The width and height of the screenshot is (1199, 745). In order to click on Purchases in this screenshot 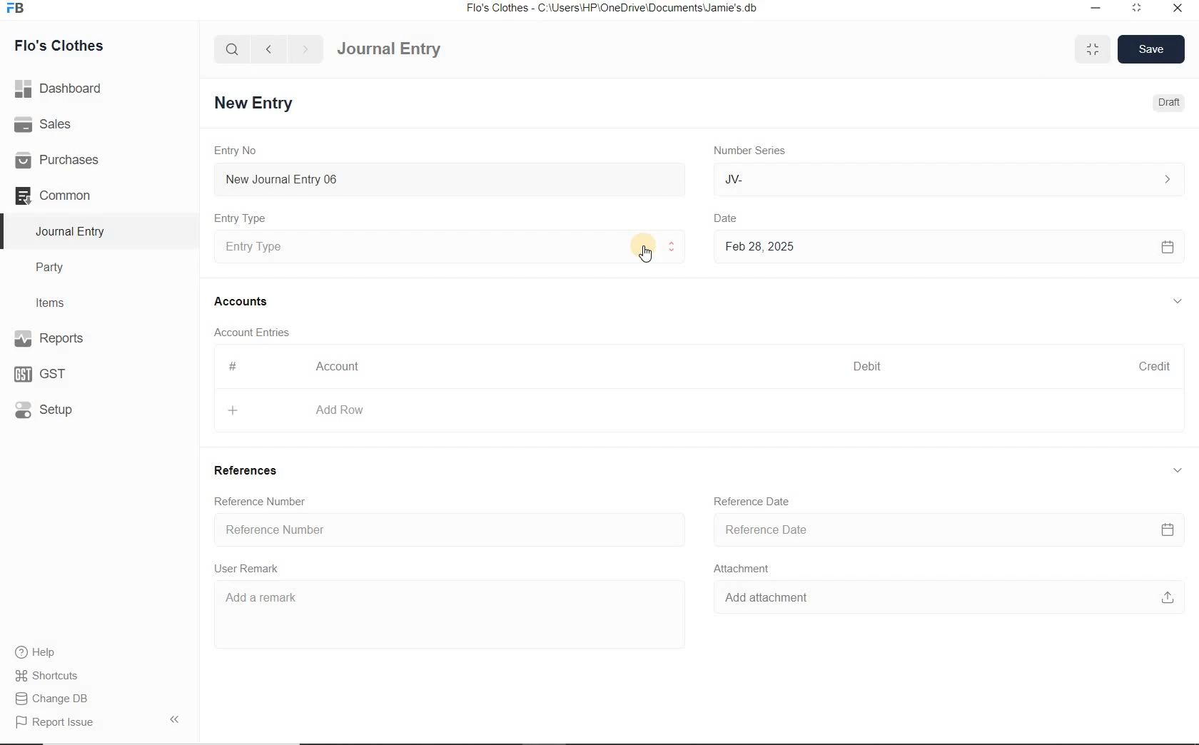, I will do `click(64, 159)`.